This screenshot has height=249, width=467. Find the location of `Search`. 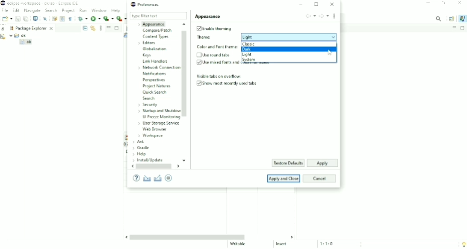

Search is located at coordinates (148, 98).